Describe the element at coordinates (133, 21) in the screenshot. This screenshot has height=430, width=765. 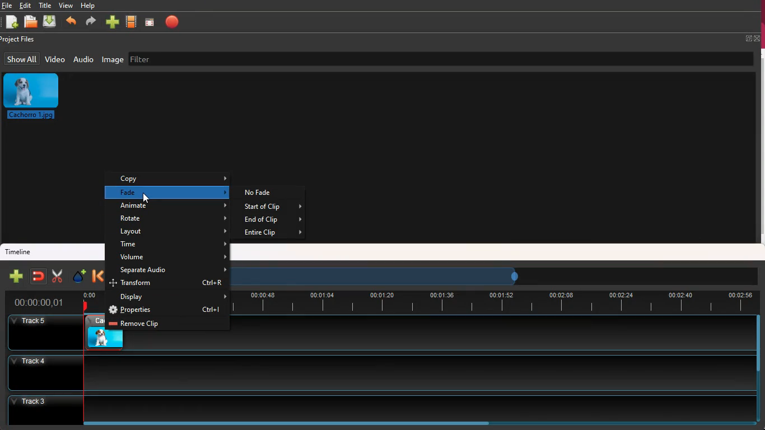
I see `movie` at that location.